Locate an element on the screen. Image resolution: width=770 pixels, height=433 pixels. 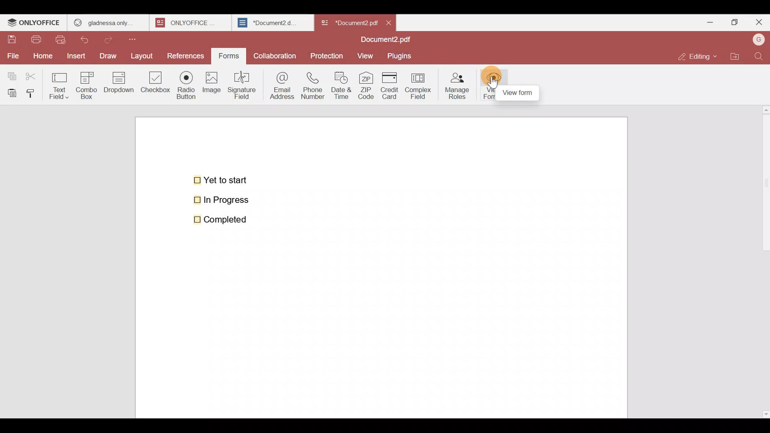
Forms is located at coordinates (229, 55).